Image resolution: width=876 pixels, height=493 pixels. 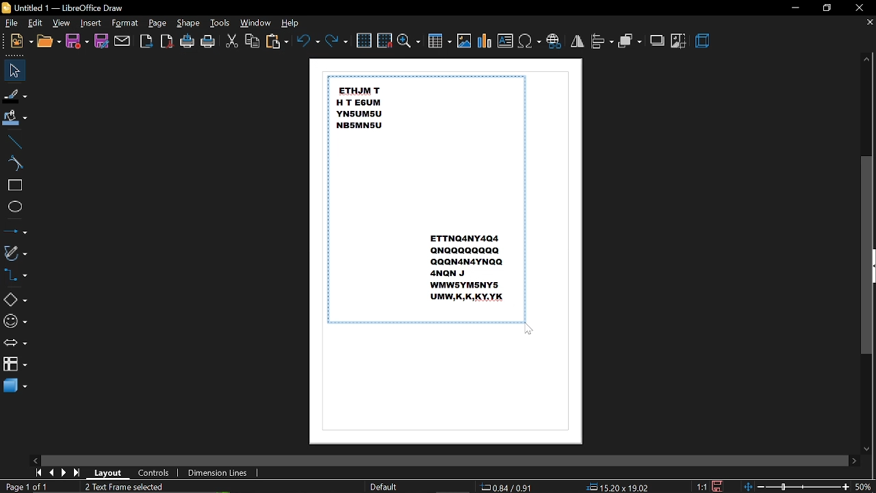 I want to click on view, so click(x=62, y=23).